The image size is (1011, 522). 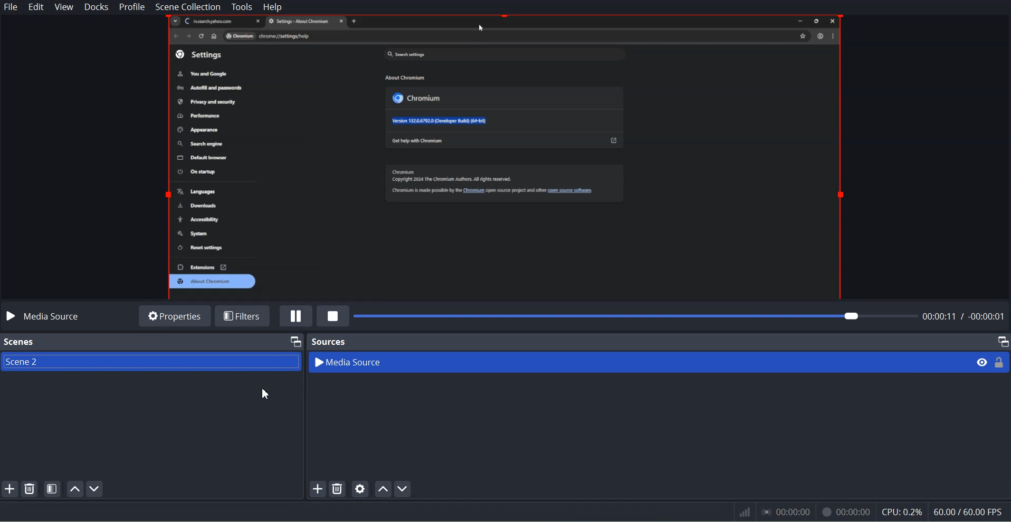 I want to click on Lock, so click(x=1000, y=362).